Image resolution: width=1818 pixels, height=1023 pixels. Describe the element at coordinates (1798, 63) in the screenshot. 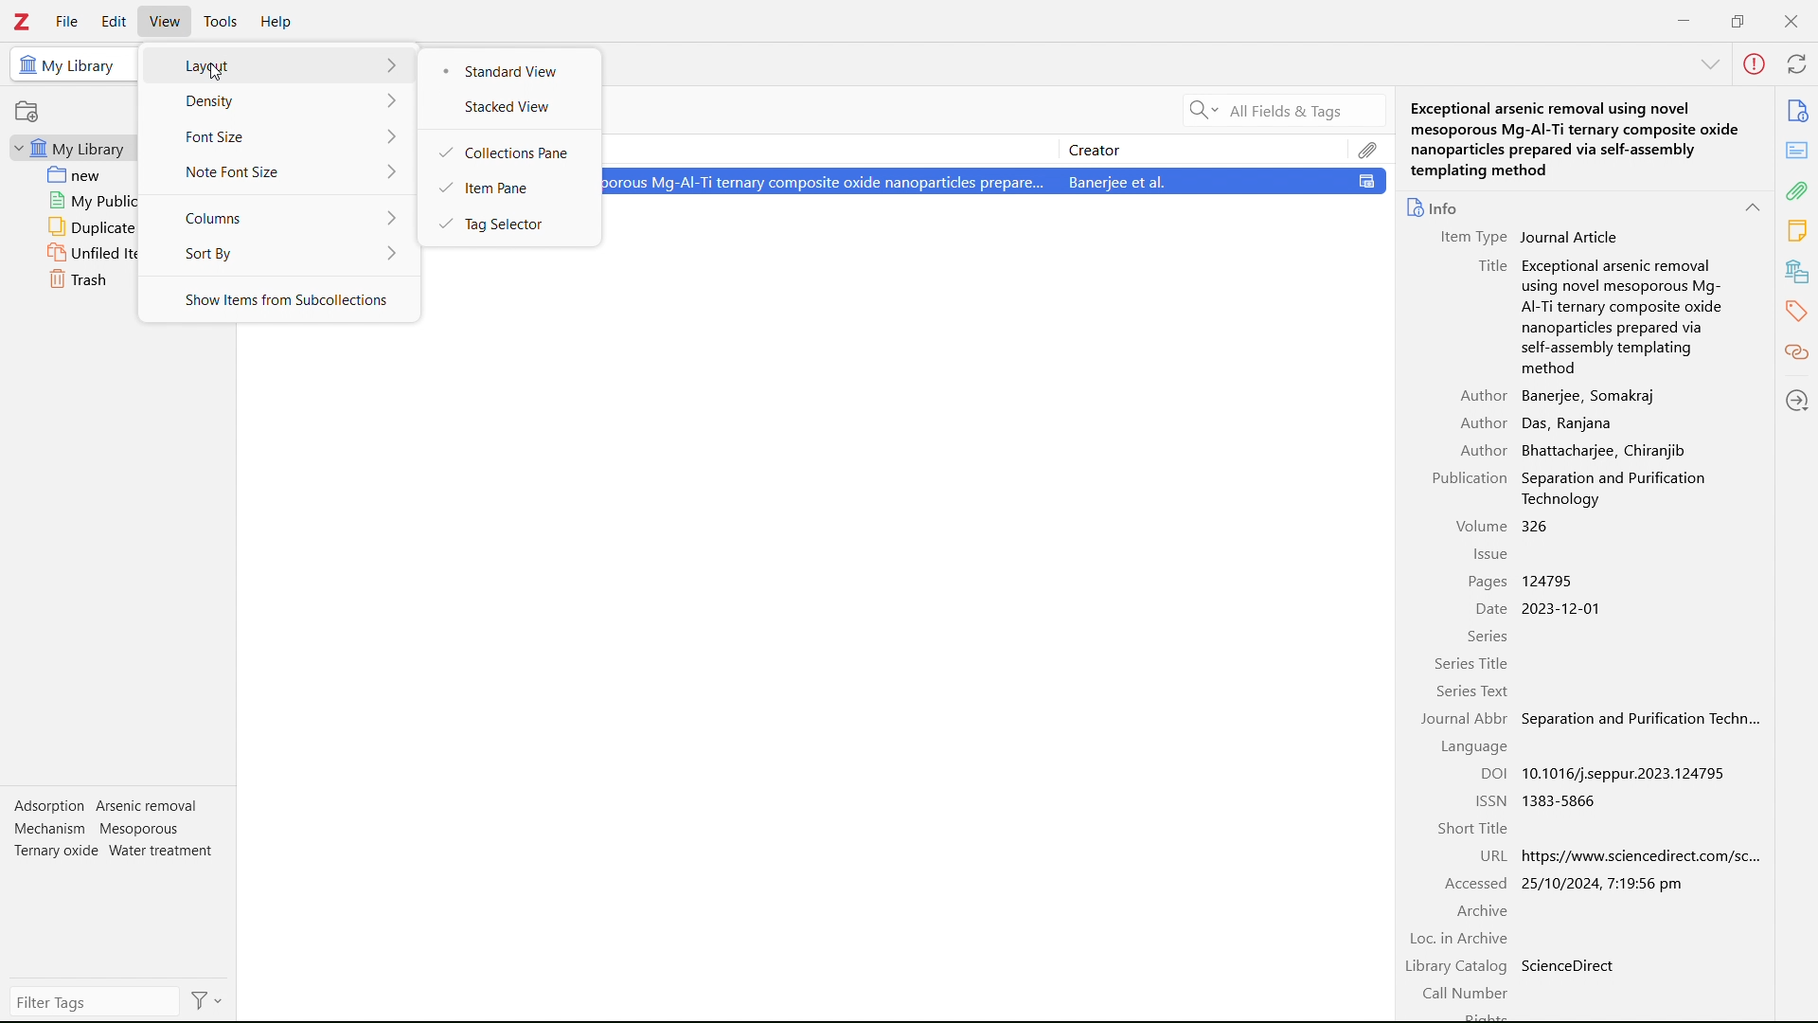

I see `sync with zotero.org` at that location.